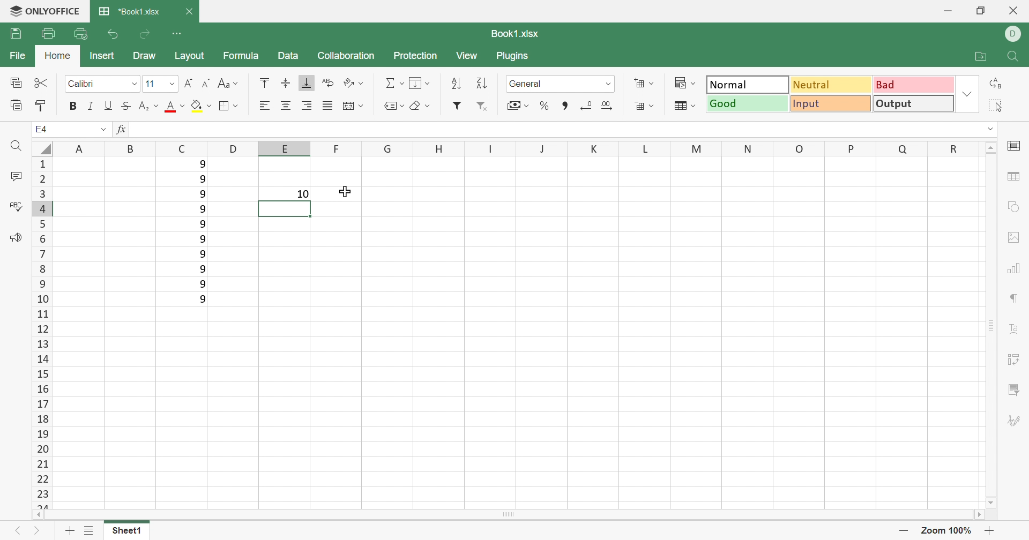 The width and height of the screenshot is (1029, 540). Describe the element at coordinates (130, 531) in the screenshot. I see `Sheet1` at that location.